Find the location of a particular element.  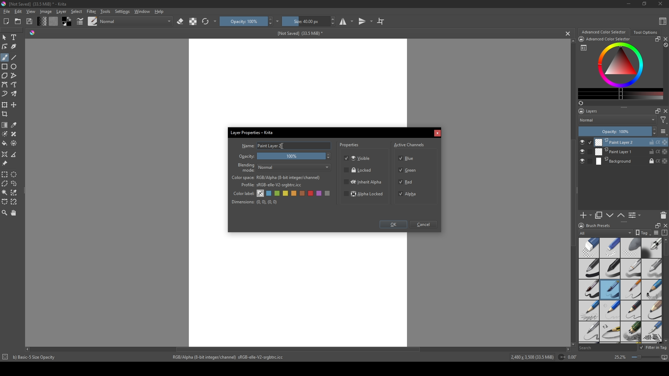

blending tool is located at coordinates (652, 248).